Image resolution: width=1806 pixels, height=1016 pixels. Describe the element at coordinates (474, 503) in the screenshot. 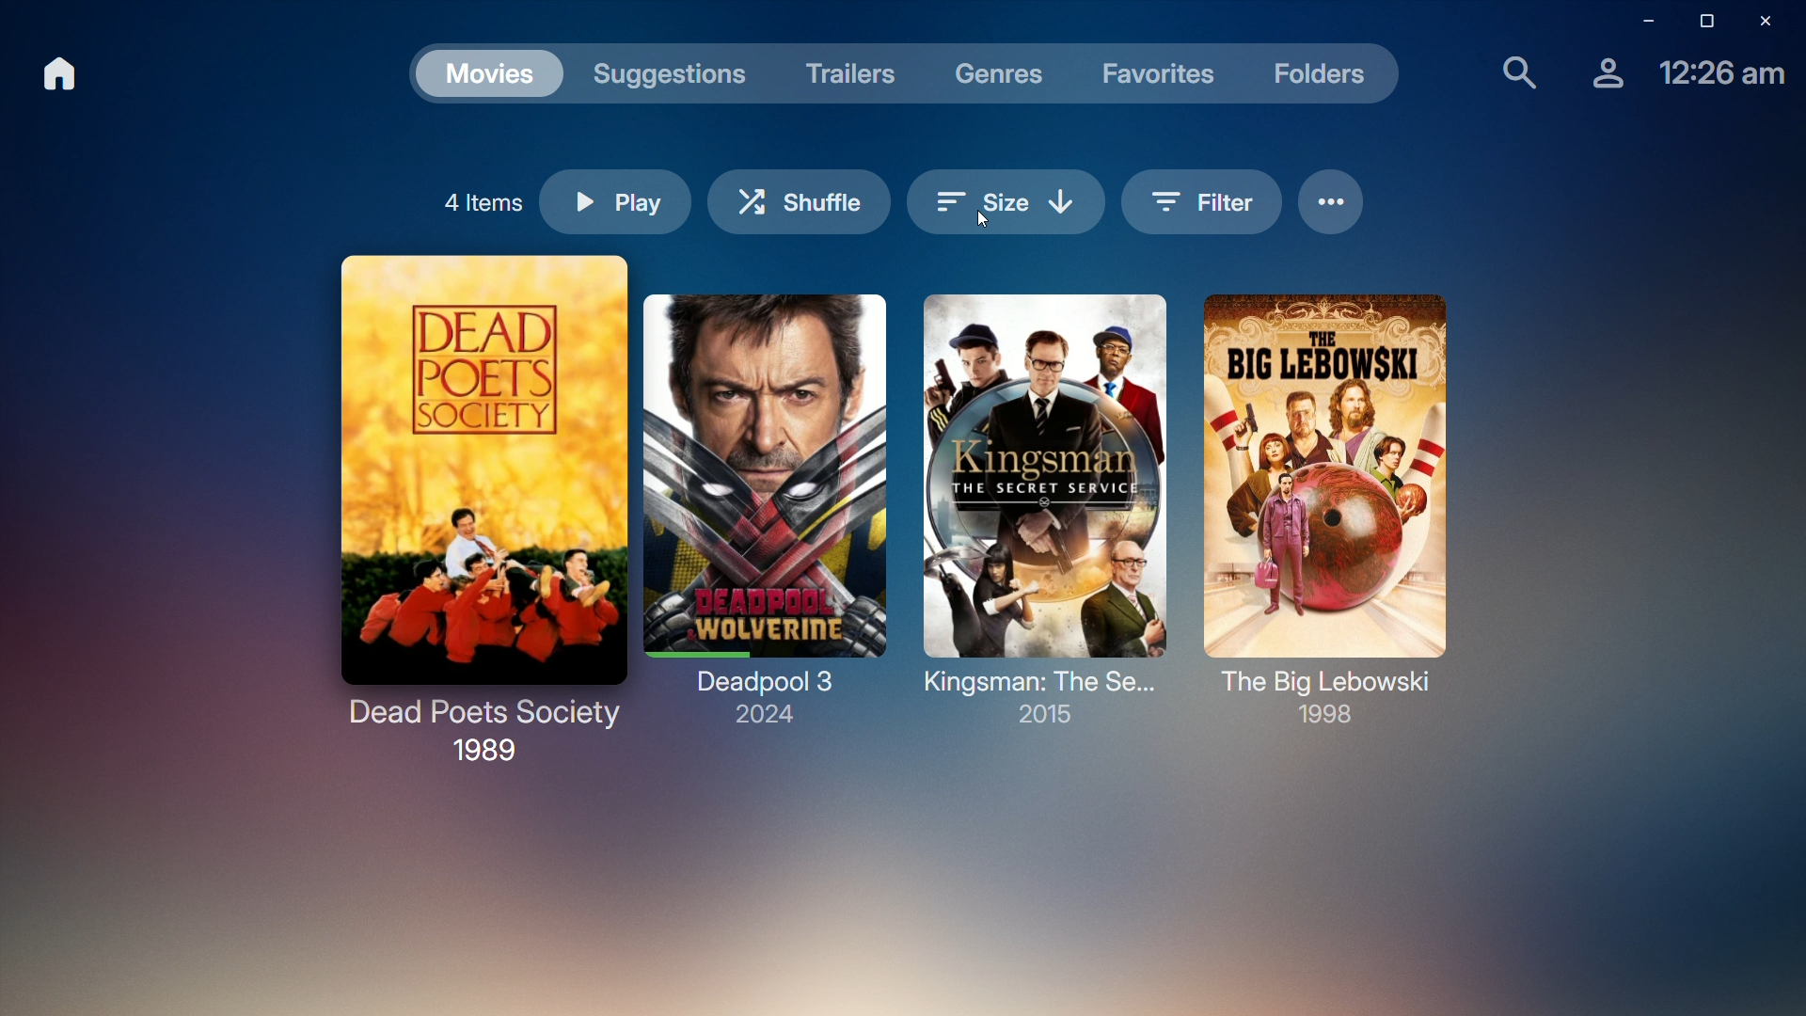

I see `Dead Poets Society` at that location.